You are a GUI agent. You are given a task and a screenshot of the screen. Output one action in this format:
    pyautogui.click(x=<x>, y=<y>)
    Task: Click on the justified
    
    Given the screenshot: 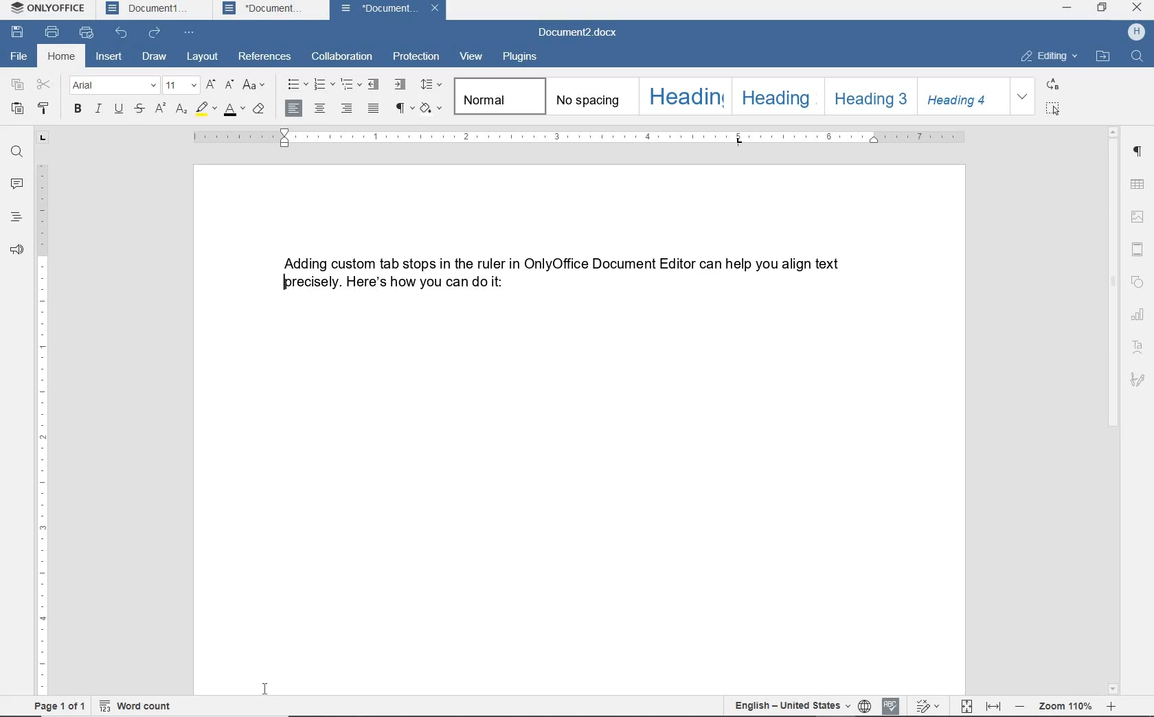 What is the action you would take?
    pyautogui.click(x=372, y=108)
    